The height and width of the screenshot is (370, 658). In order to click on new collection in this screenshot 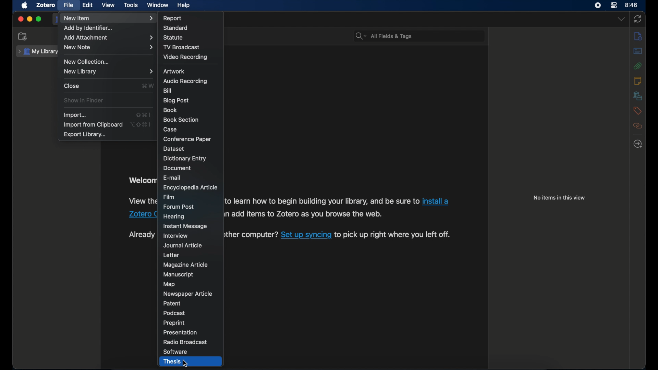, I will do `click(23, 37)`.